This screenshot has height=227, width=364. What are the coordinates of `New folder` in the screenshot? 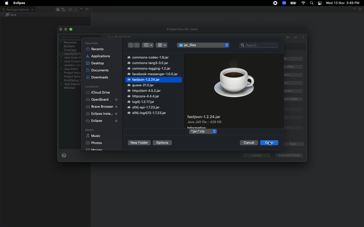 It's located at (139, 143).